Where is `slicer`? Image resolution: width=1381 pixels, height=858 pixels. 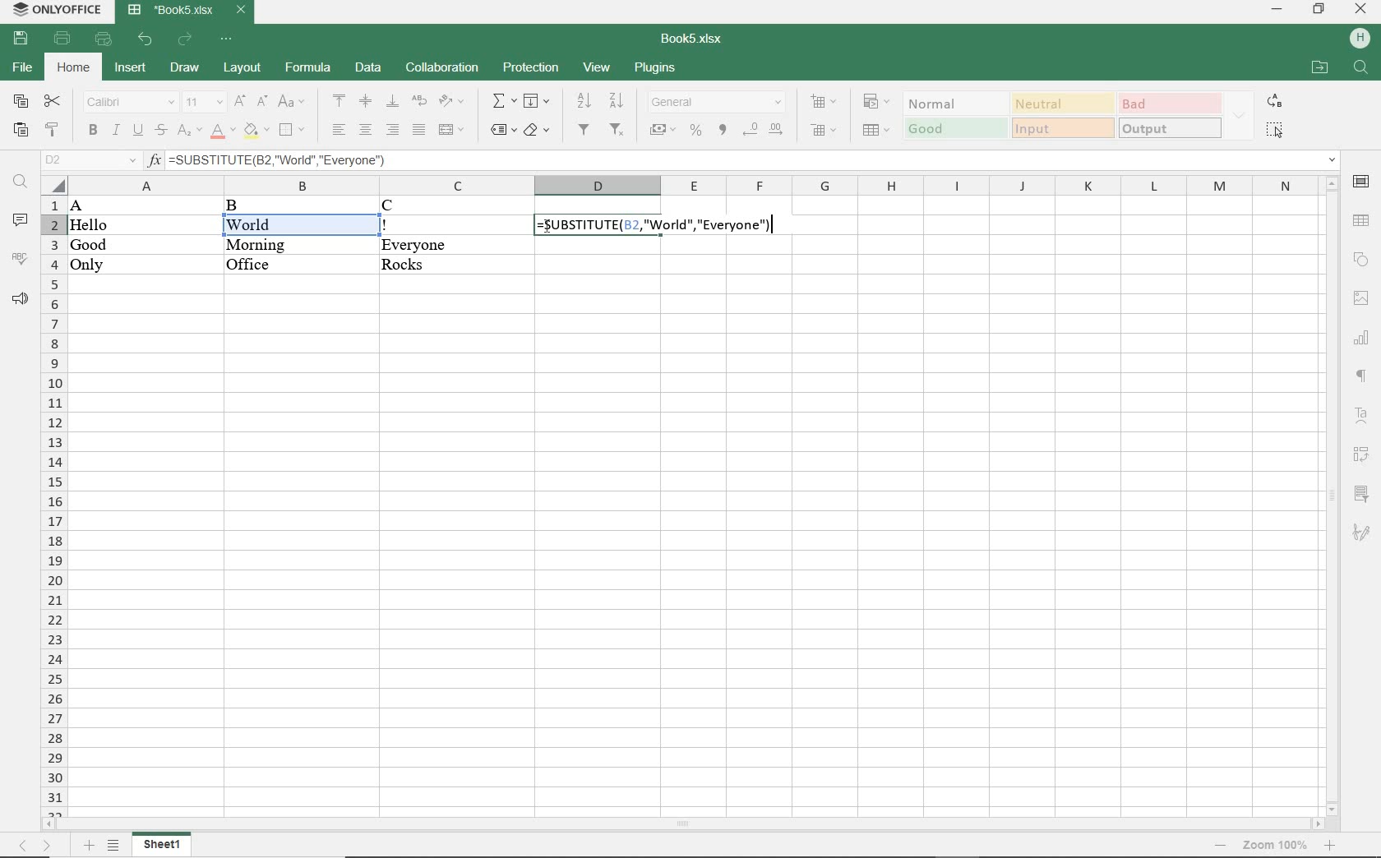 slicer is located at coordinates (1360, 492).